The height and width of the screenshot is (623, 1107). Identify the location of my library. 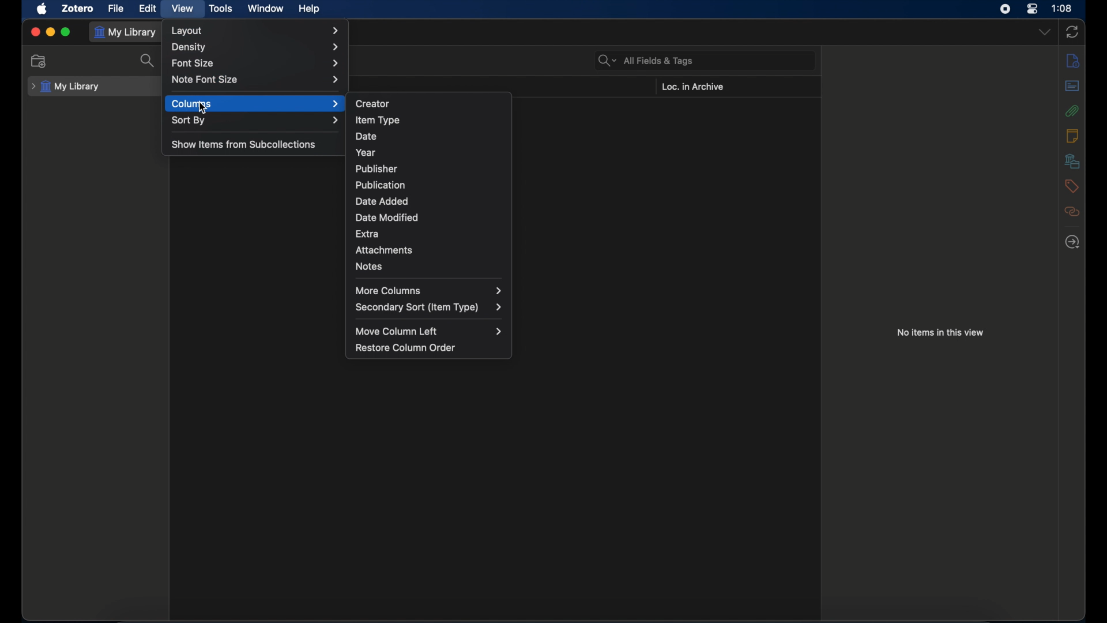
(127, 32).